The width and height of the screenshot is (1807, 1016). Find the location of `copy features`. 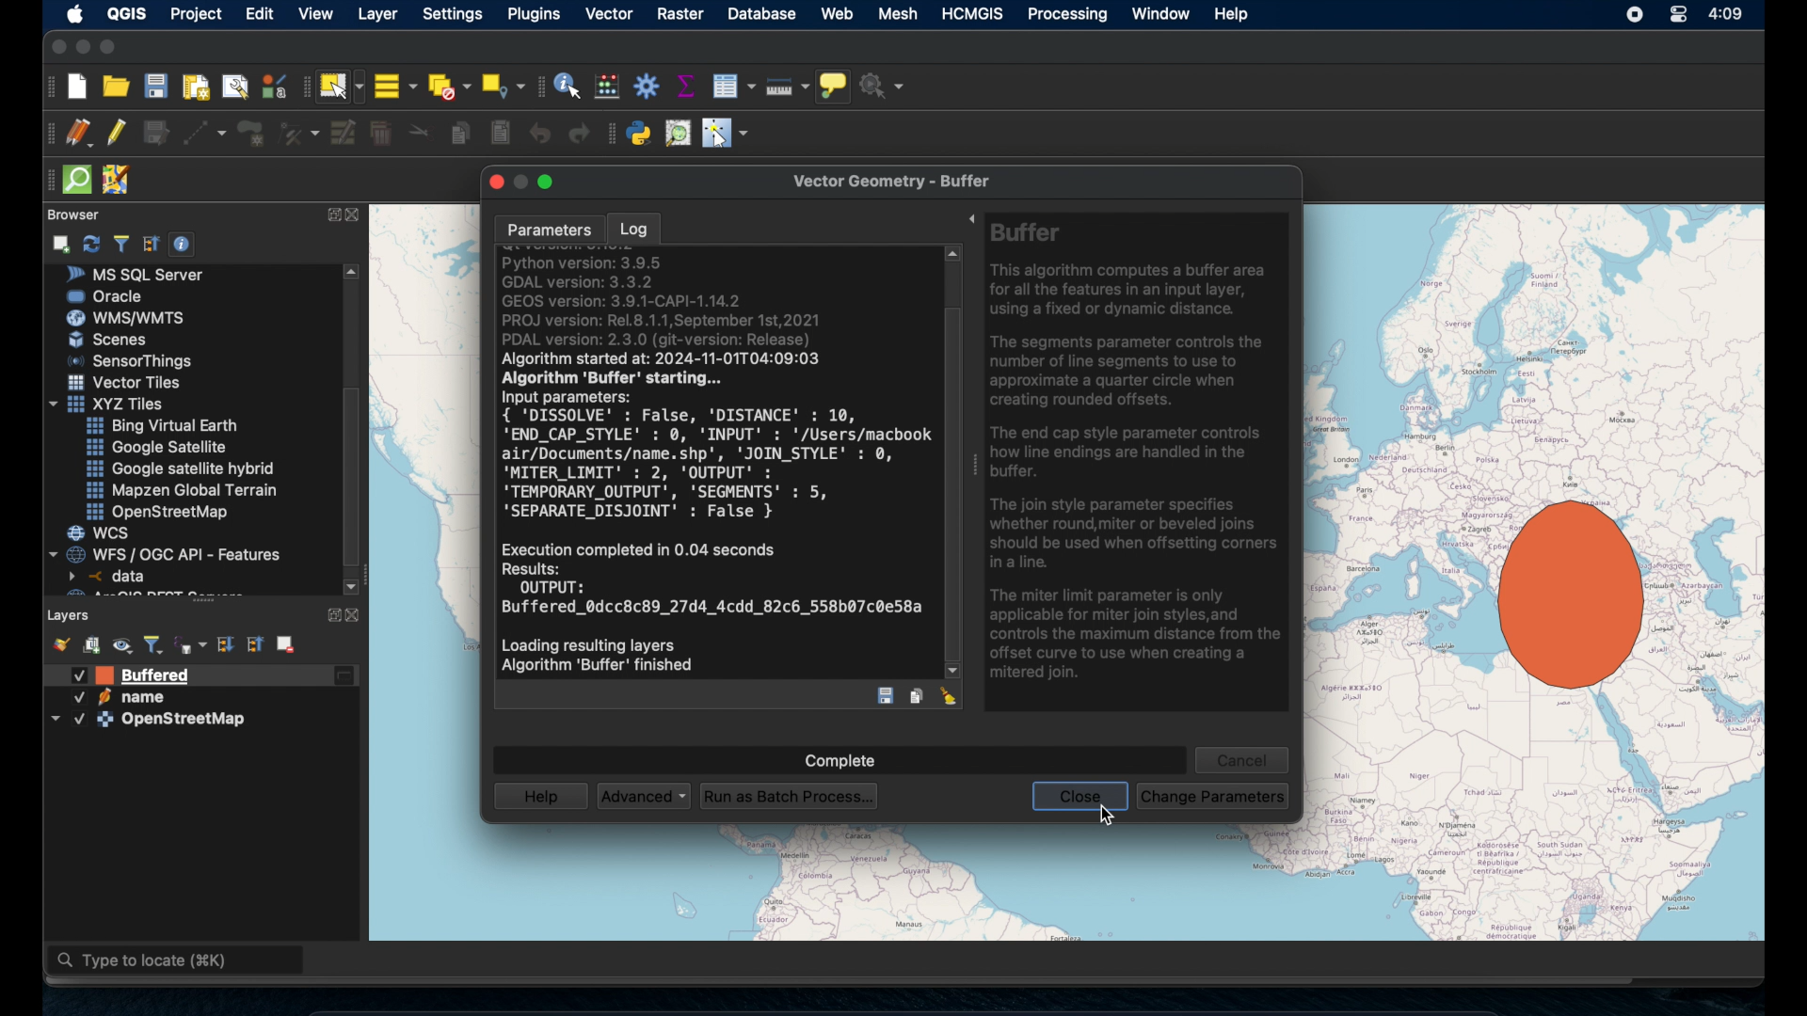

copy features is located at coordinates (460, 132).